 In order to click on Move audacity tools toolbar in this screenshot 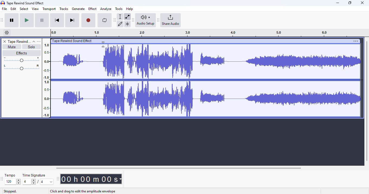, I will do `click(115, 20)`.